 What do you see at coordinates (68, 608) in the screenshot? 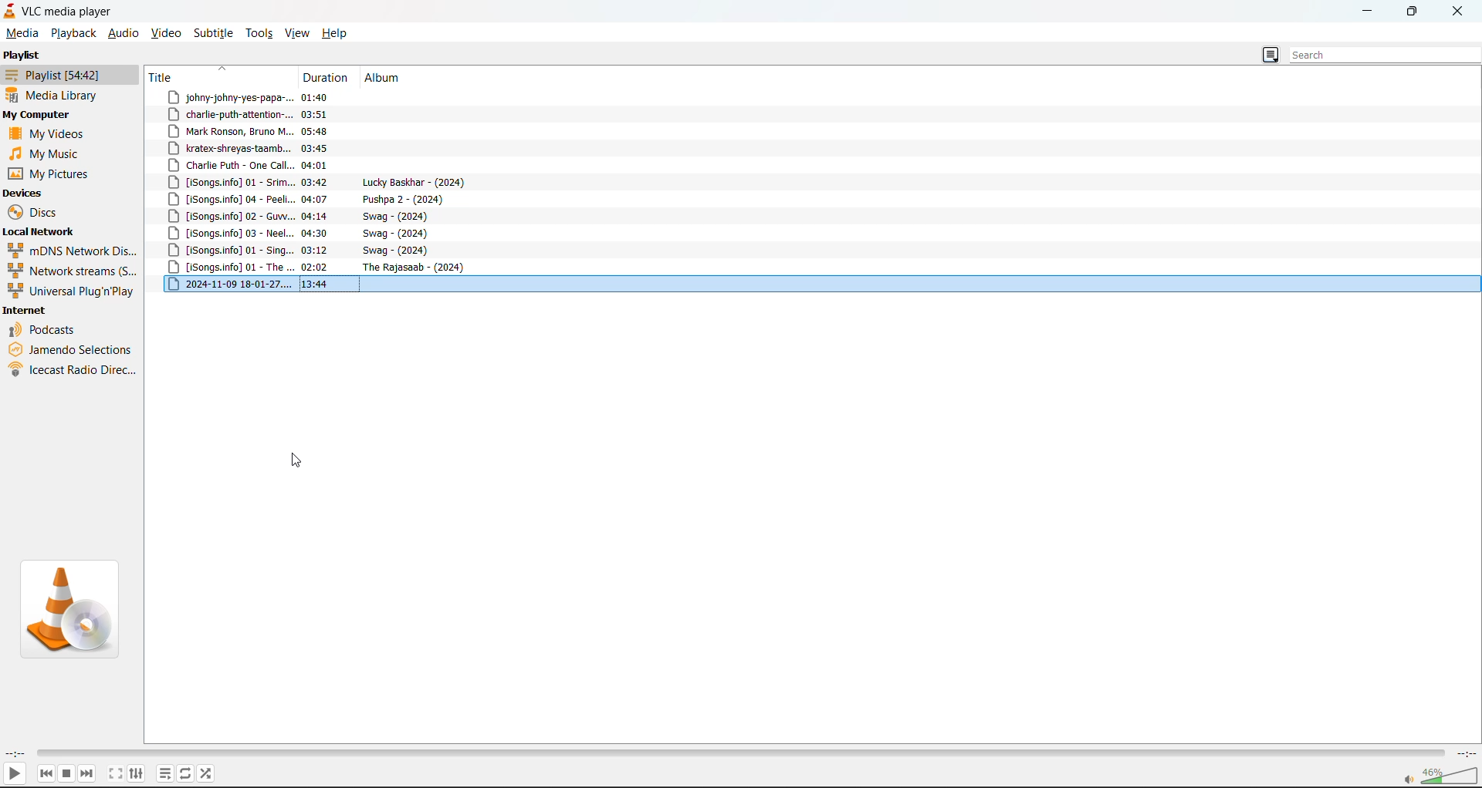
I see `thumbnail` at bounding box center [68, 608].